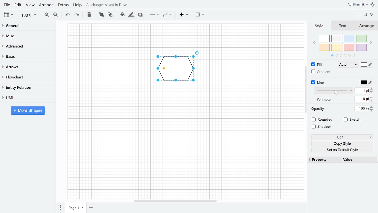 Image resolution: width=378 pixels, height=213 pixels. Describe the element at coordinates (79, 5) in the screenshot. I see `Help` at that location.